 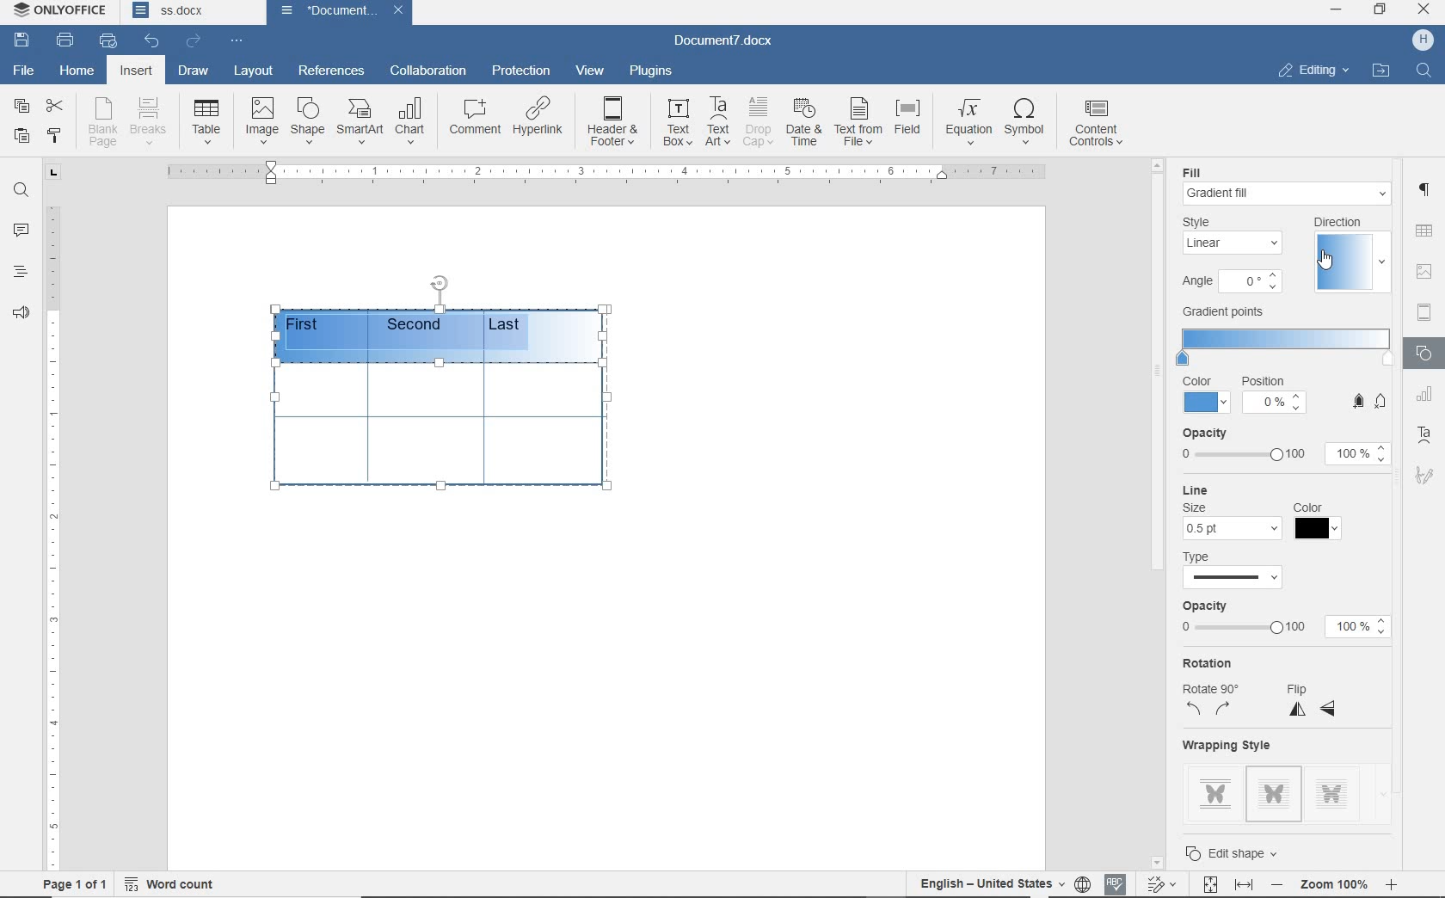 I want to click on blank page, so click(x=103, y=125).